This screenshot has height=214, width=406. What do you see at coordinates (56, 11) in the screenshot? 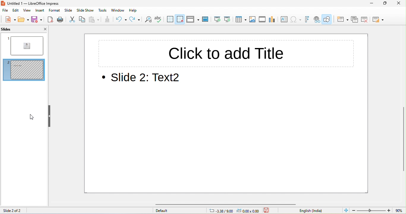
I see `format` at bounding box center [56, 11].